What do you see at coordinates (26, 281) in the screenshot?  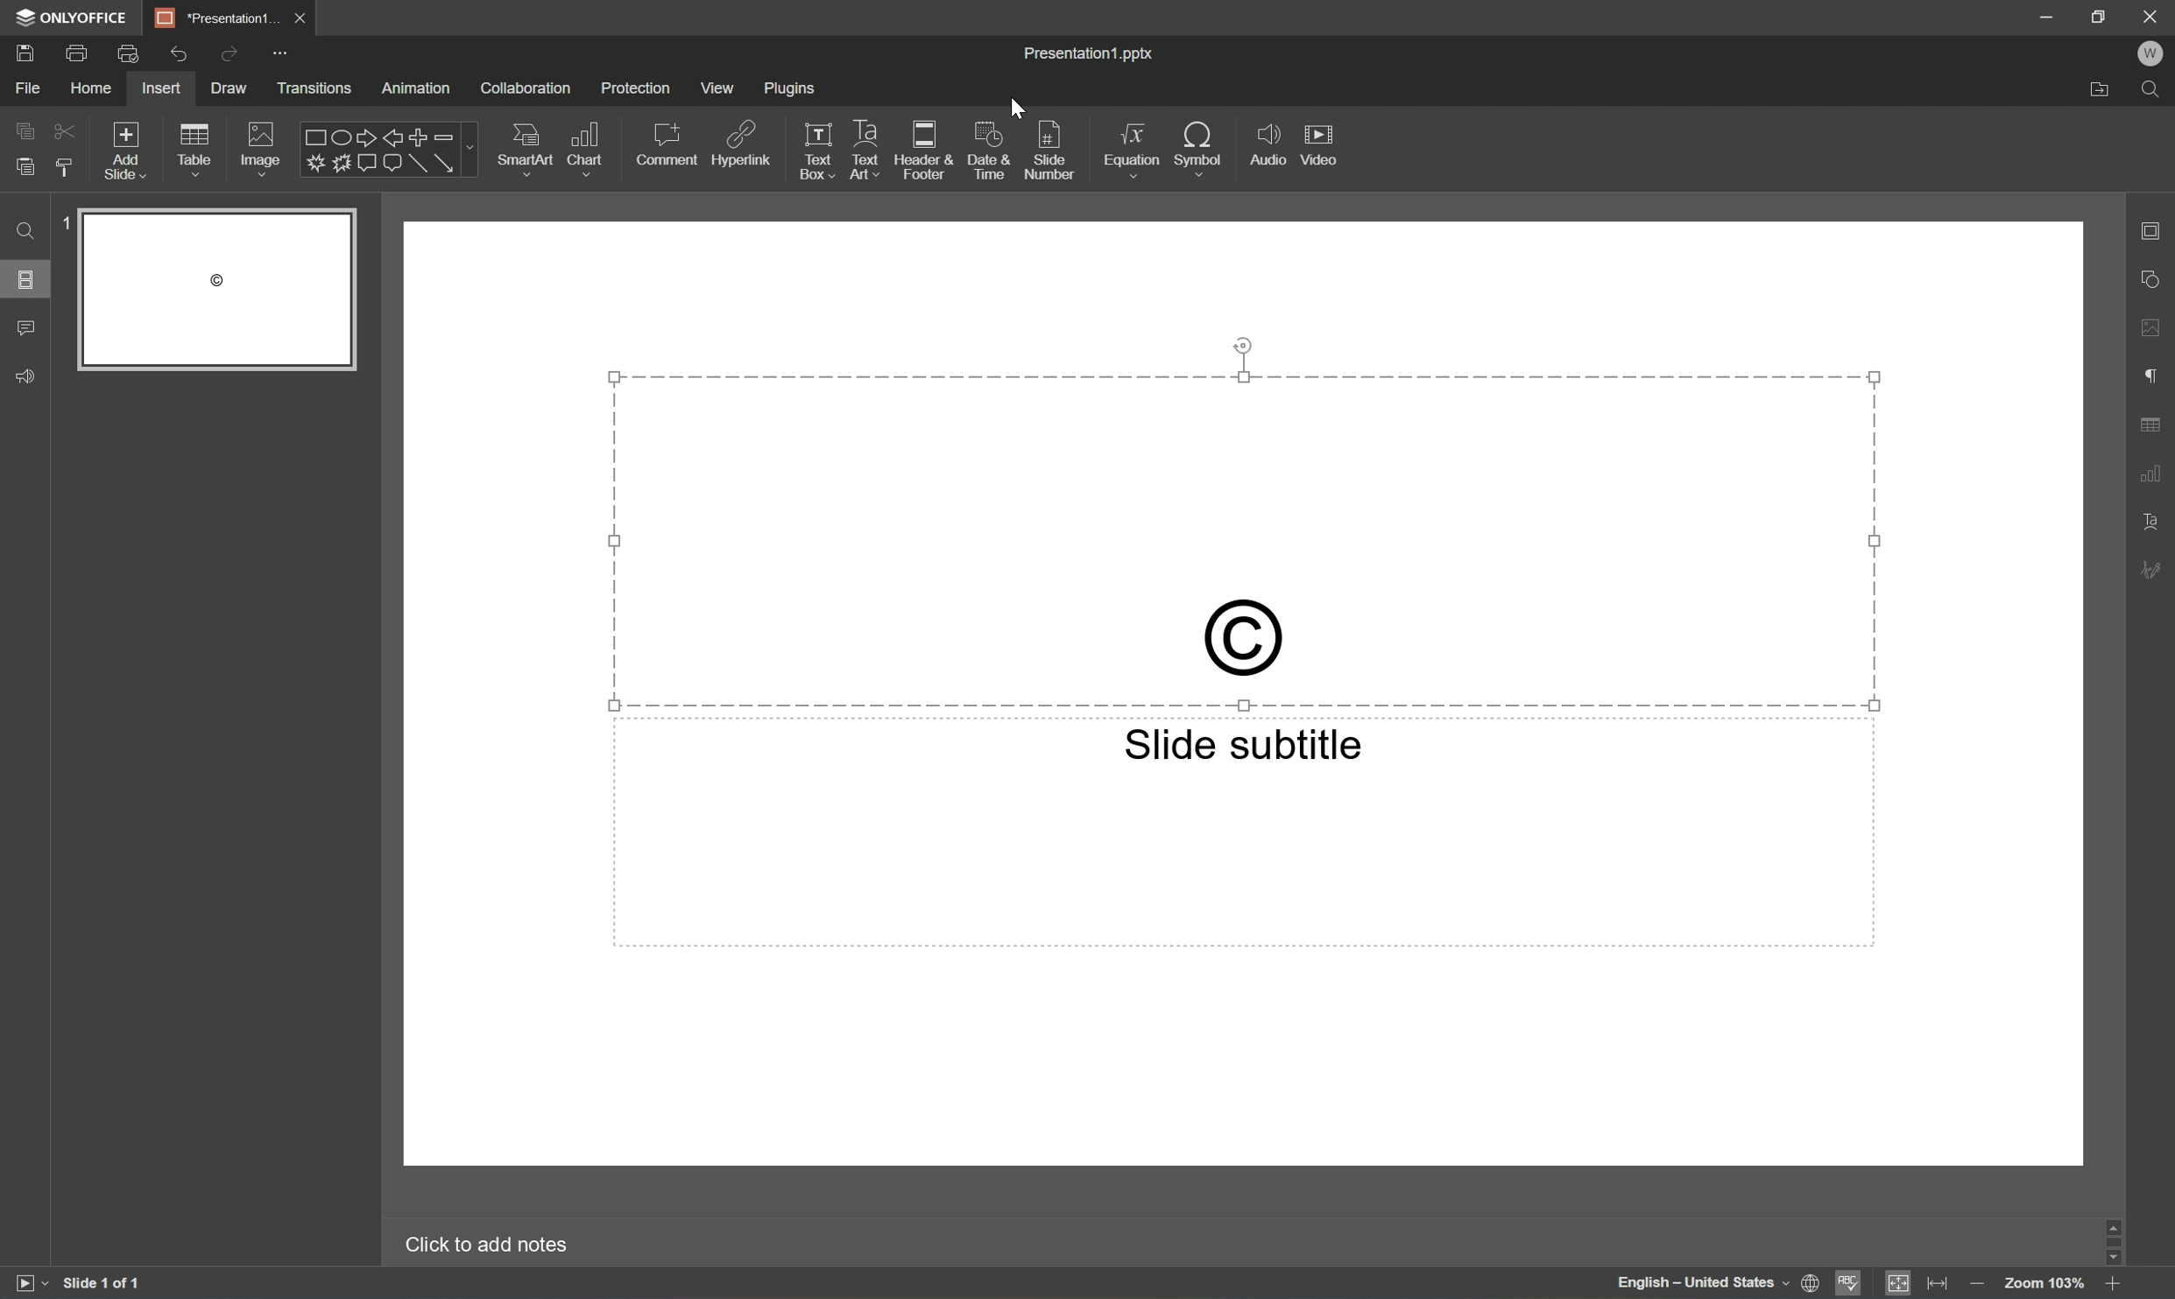 I see `Slides` at bounding box center [26, 281].